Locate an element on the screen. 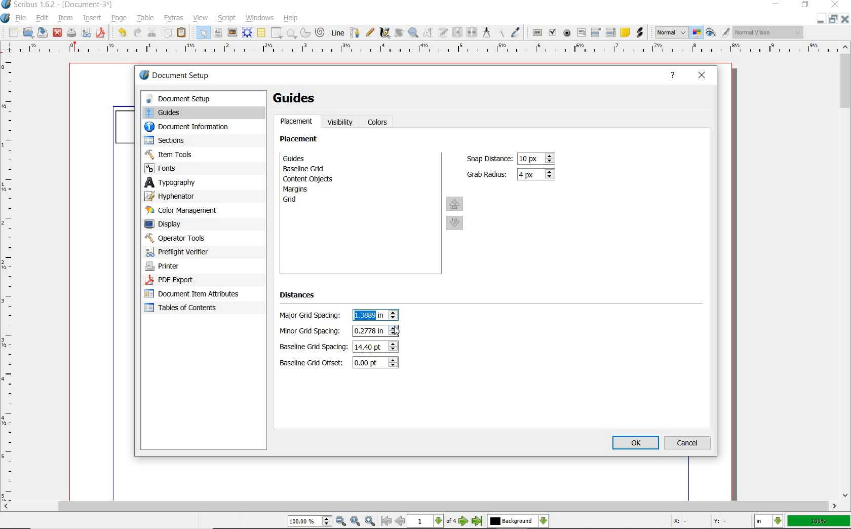 The height and width of the screenshot is (529, 851). redo is located at coordinates (137, 33).